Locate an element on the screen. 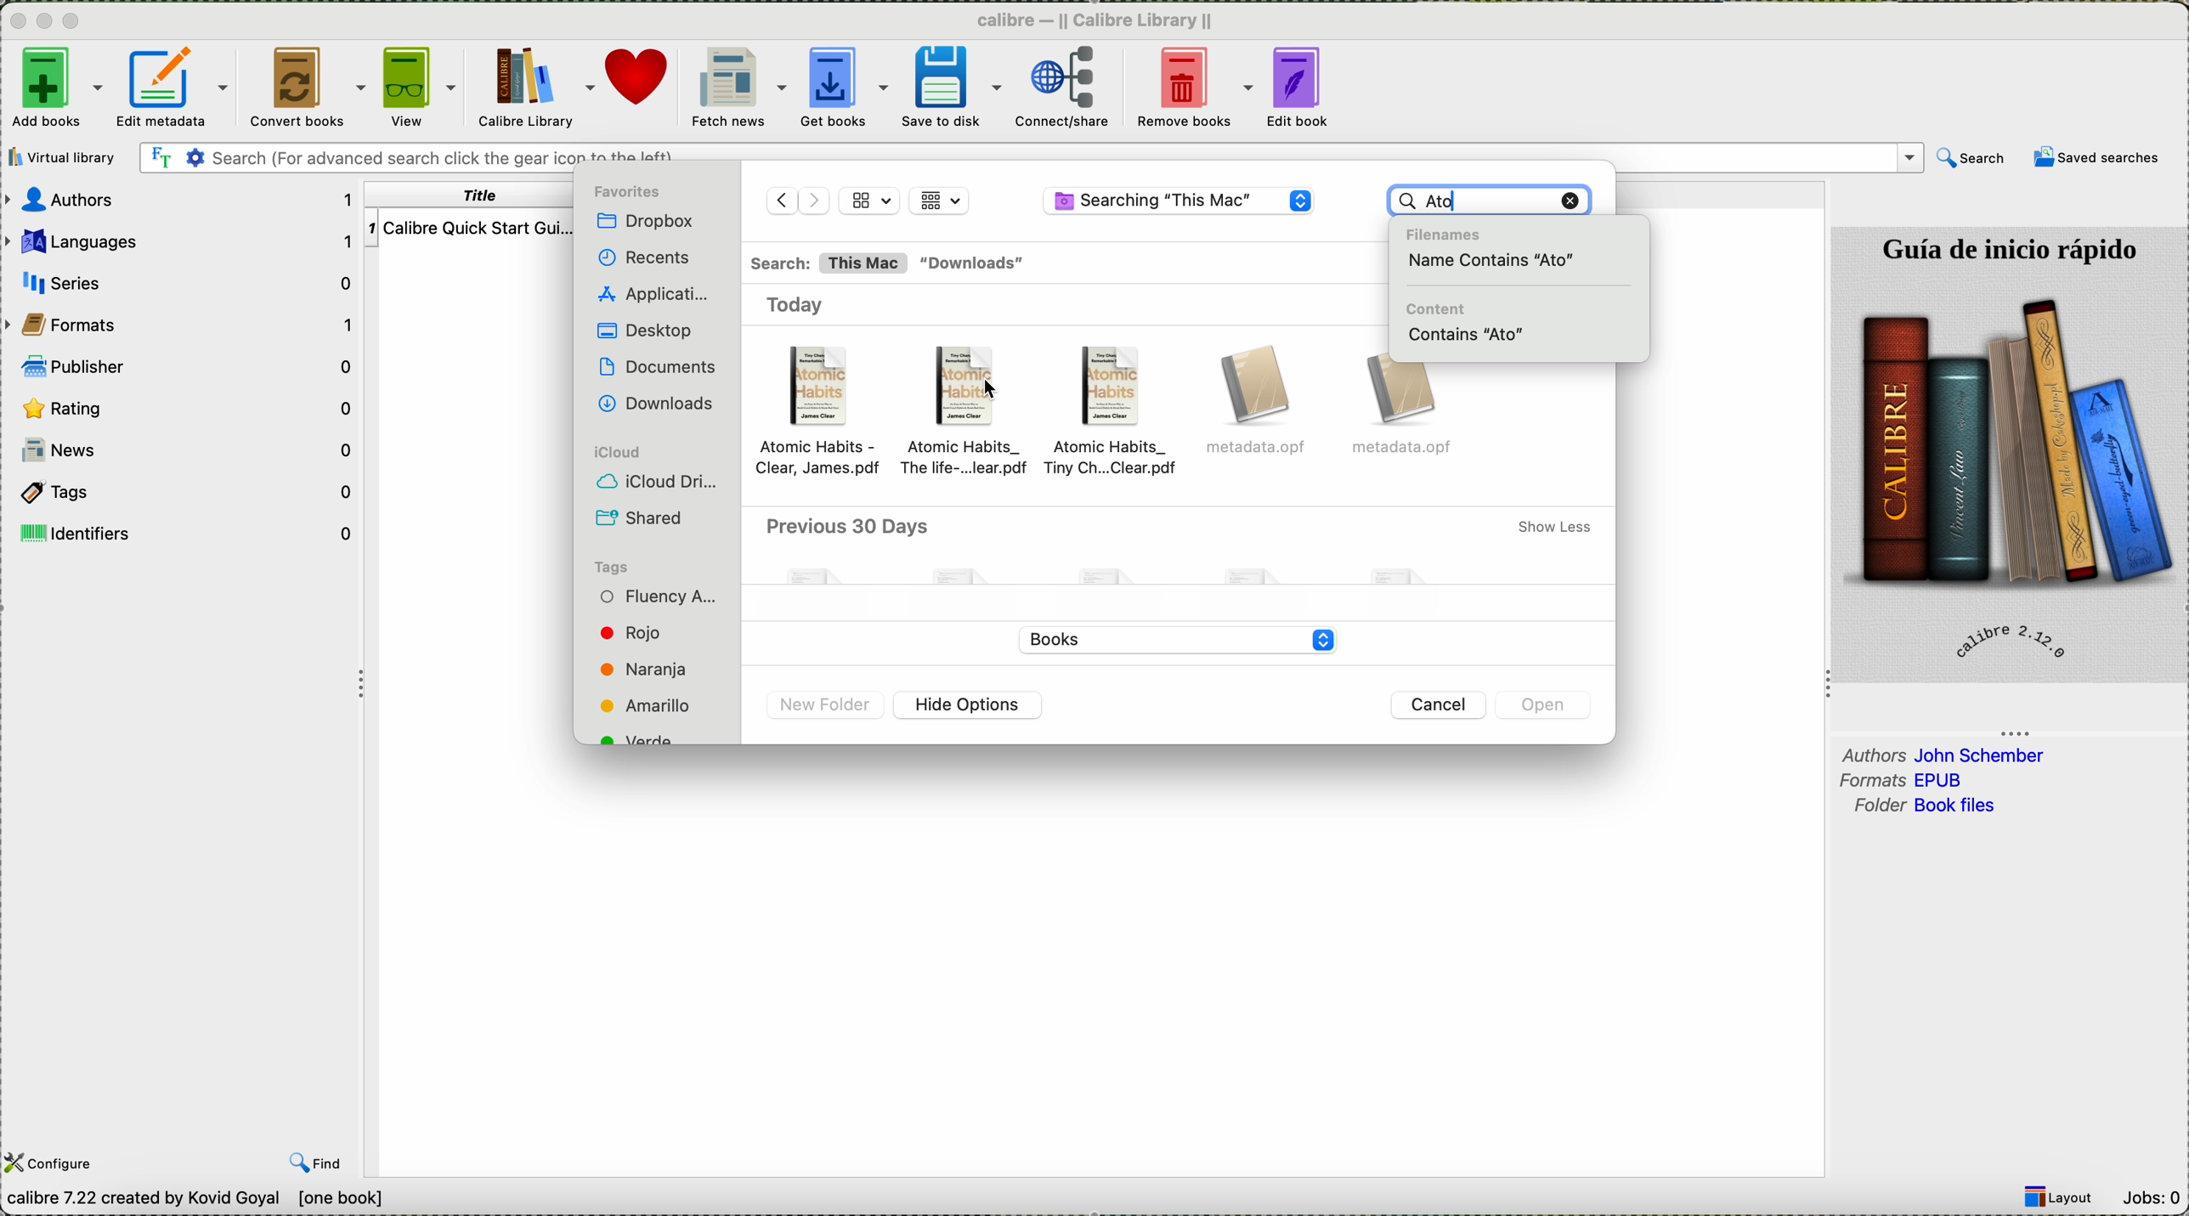  downloads is located at coordinates (657, 403).